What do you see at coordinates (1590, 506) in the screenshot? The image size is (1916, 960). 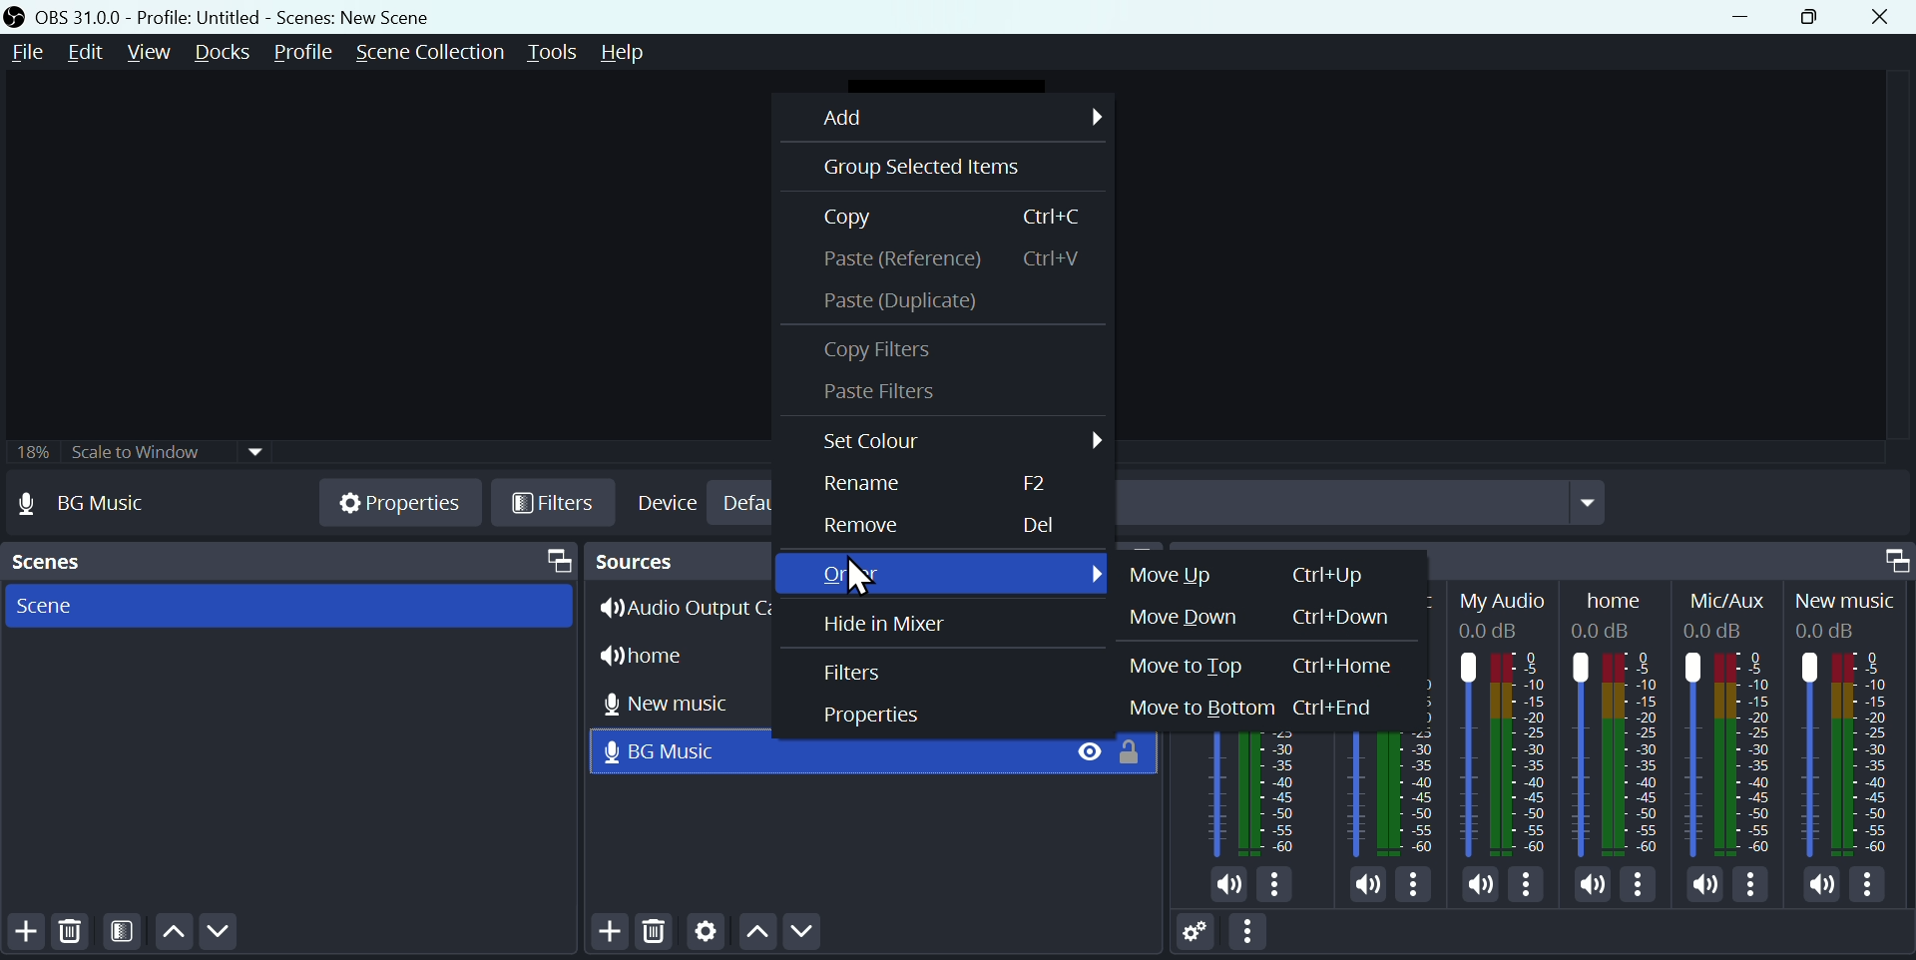 I see `Dropdown` at bounding box center [1590, 506].